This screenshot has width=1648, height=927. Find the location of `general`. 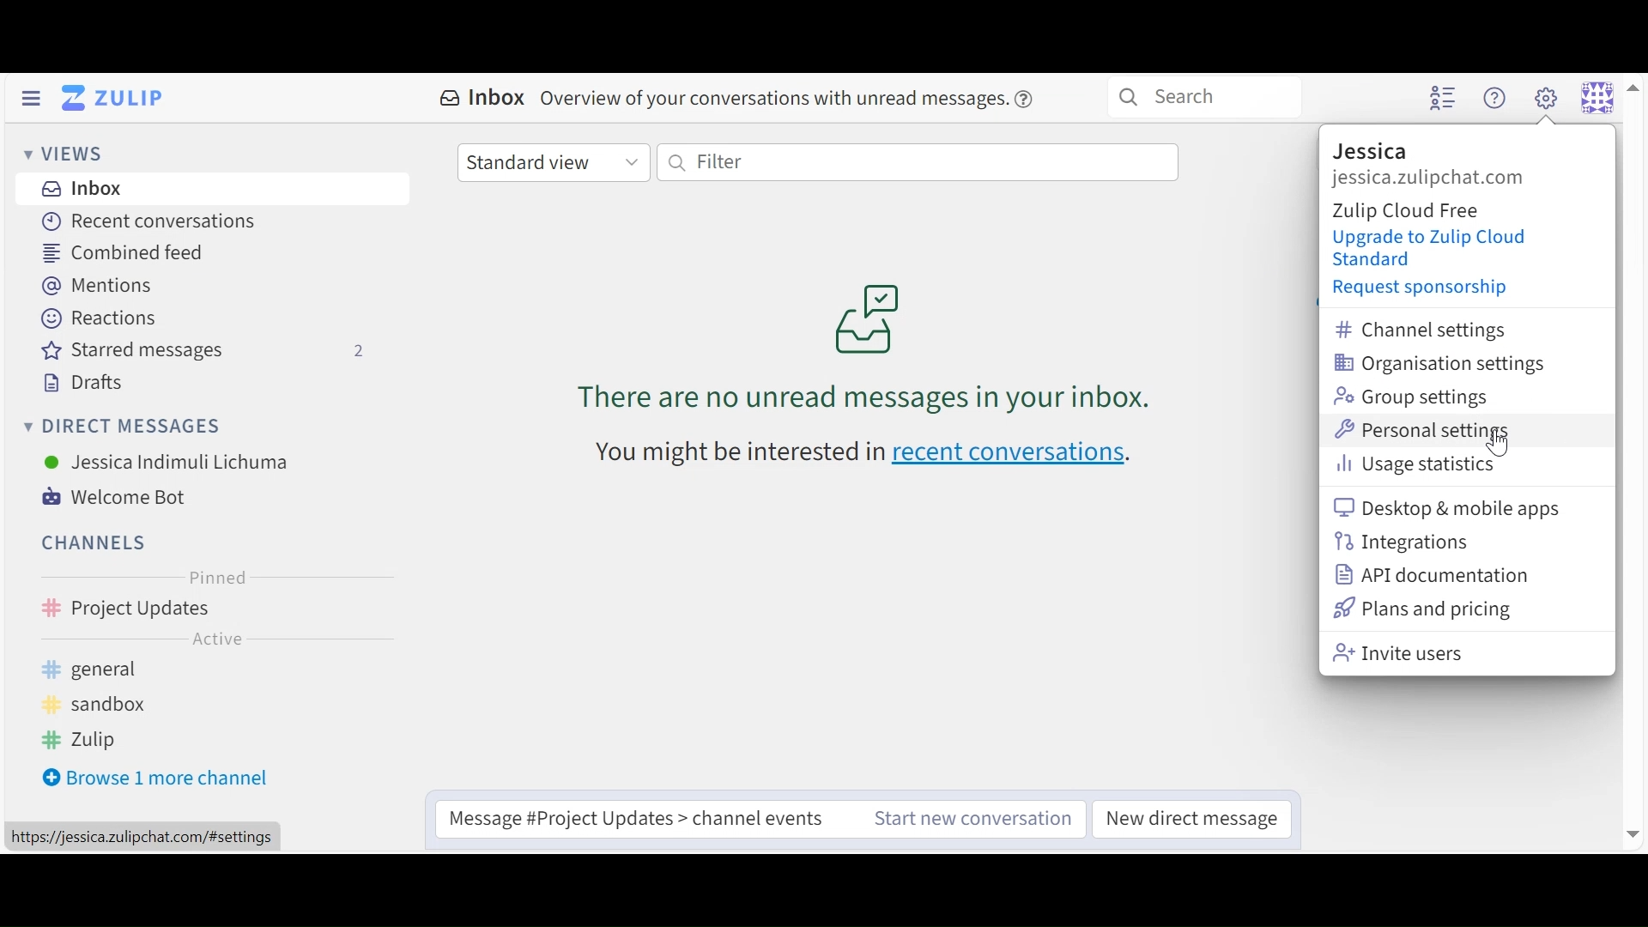

general is located at coordinates (95, 669).